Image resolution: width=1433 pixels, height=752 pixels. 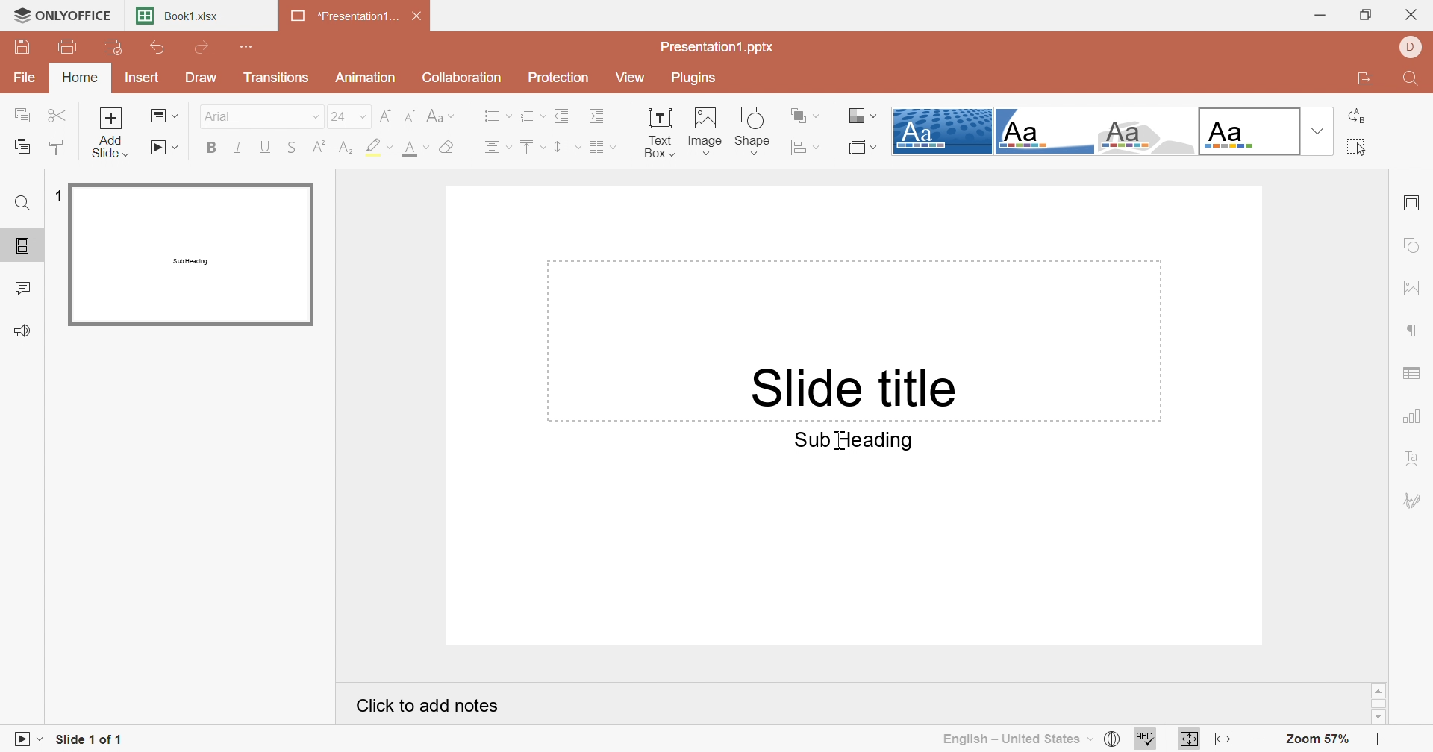 What do you see at coordinates (805, 147) in the screenshot?
I see `Align shape` at bounding box center [805, 147].